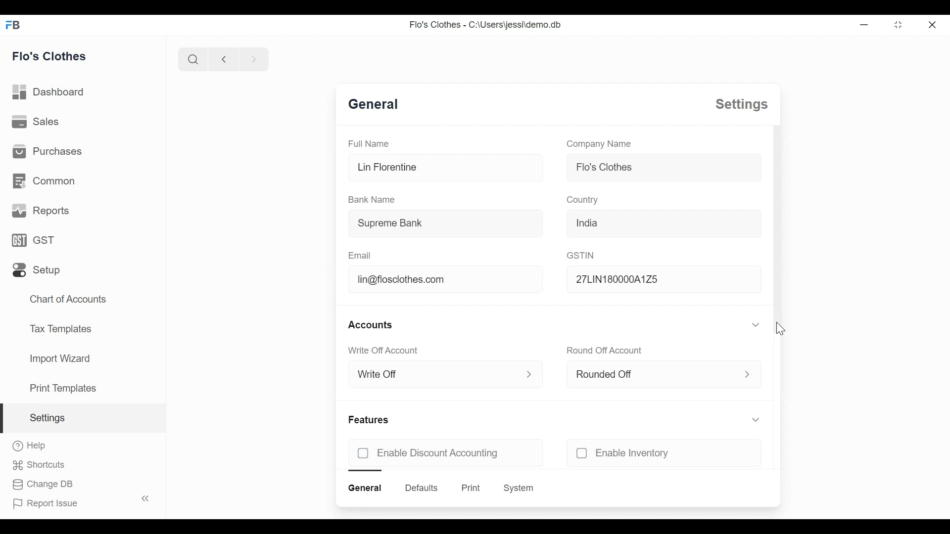 This screenshot has height=534, width=950. Describe the element at coordinates (386, 350) in the screenshot. I see `Write Off Account` at that location.